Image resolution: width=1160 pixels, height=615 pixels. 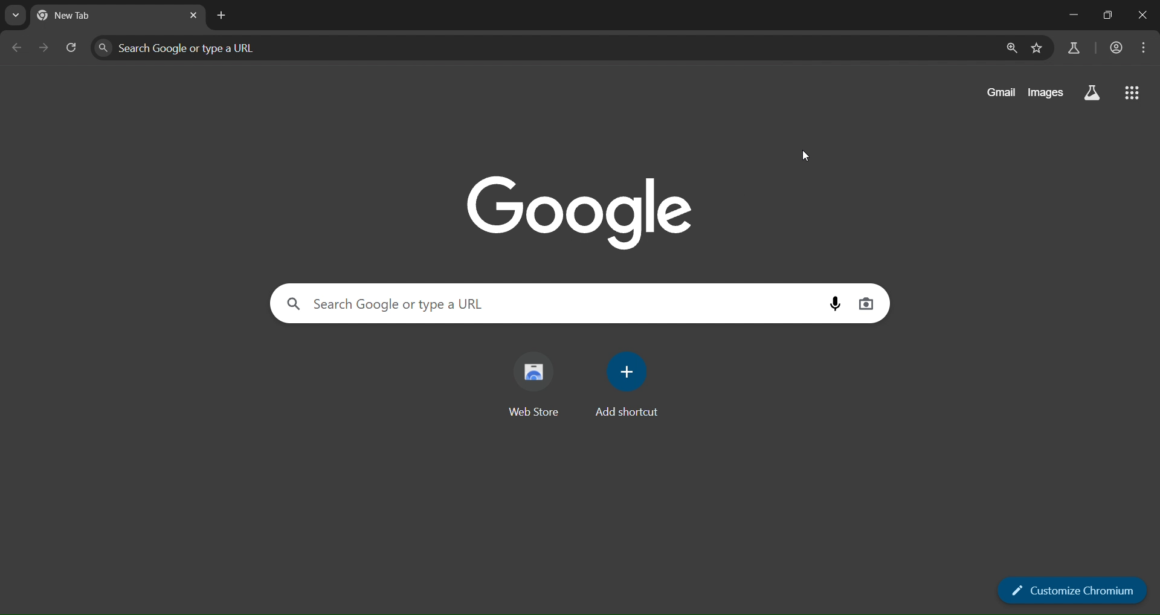 What do you see at coordinates (1045, 91) in the screenshot?
I see `images` at bounding box center [1045, 91].